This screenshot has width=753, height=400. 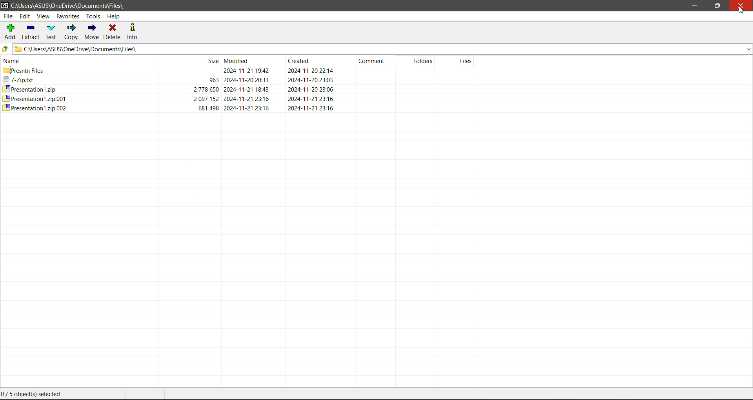 I want to click on Close, so click(x=740, y=6).